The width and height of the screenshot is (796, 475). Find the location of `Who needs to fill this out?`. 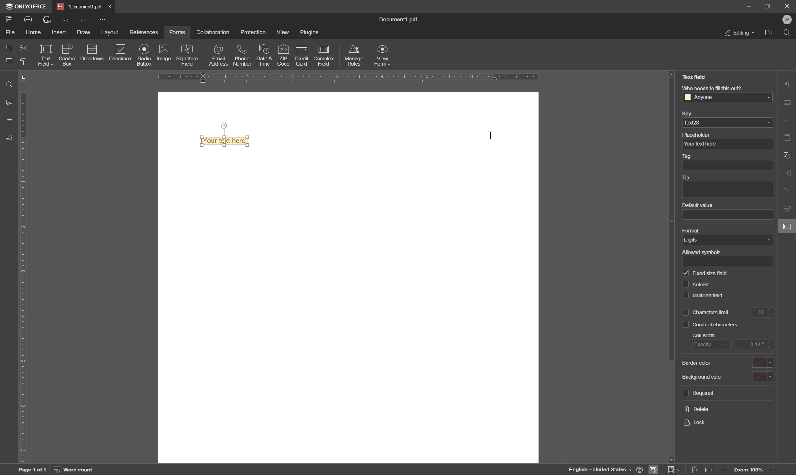

Who needs to fill this out? is located at coordinates (714, 88).